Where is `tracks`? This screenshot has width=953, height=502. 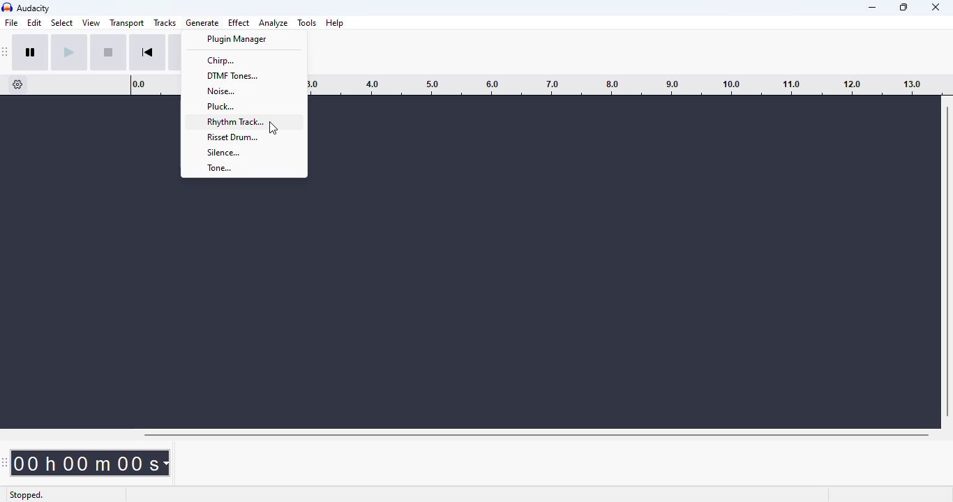
tracks is located at coordinates (165, 22).